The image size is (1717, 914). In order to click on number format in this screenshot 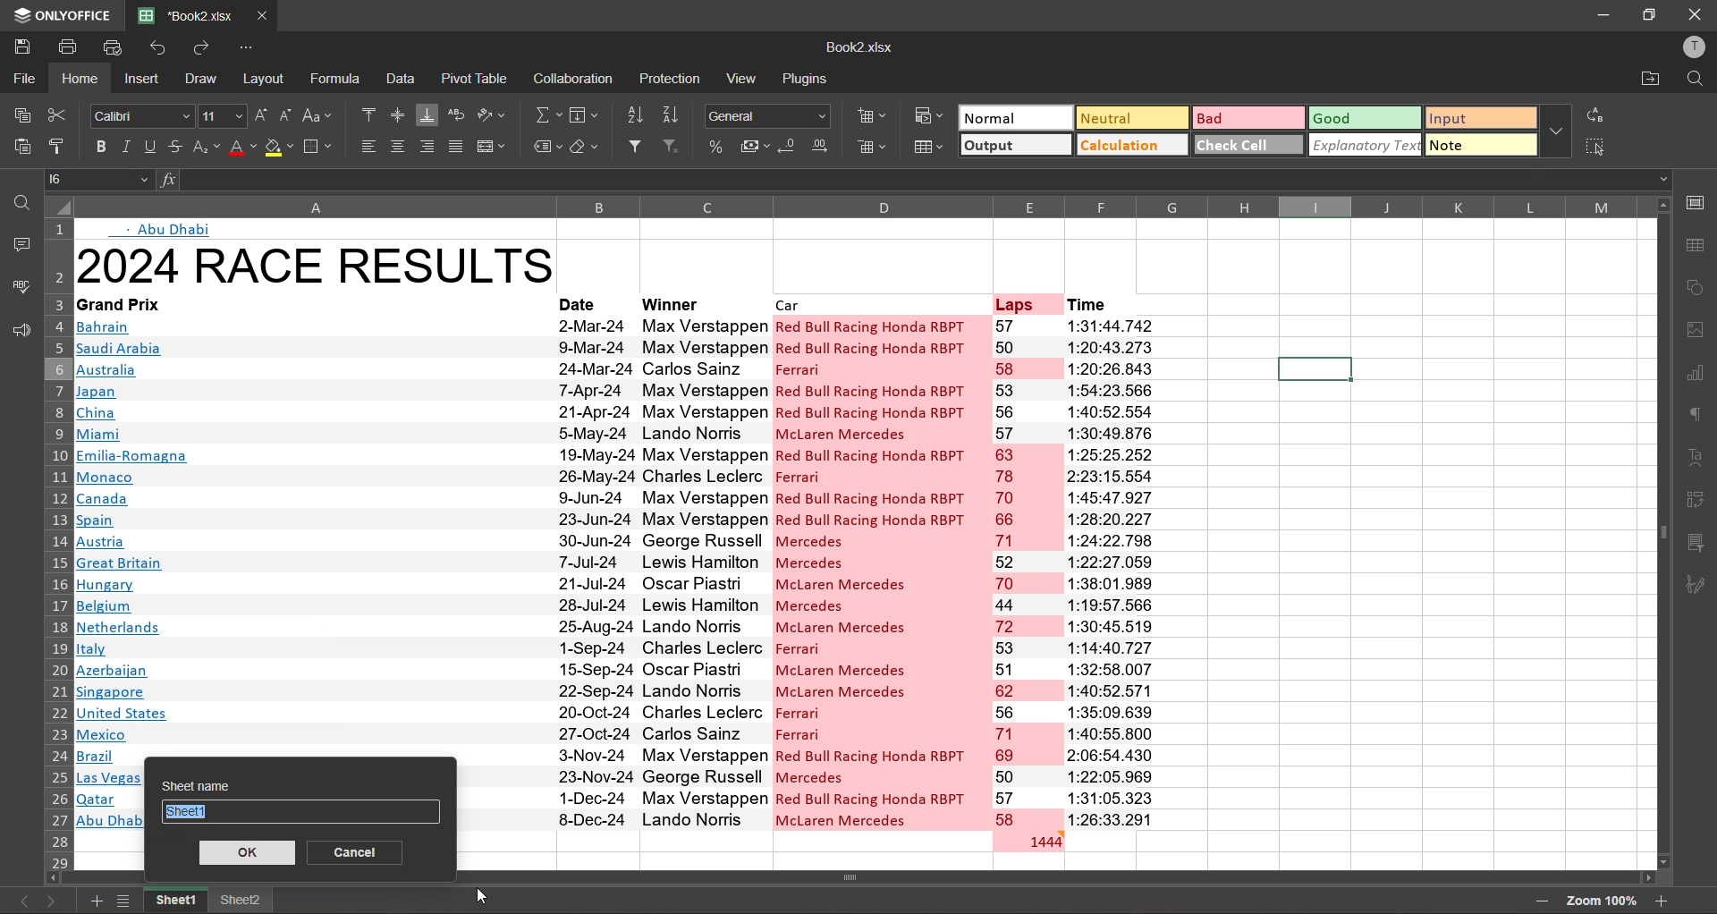, I will do `click(769, 114)`.